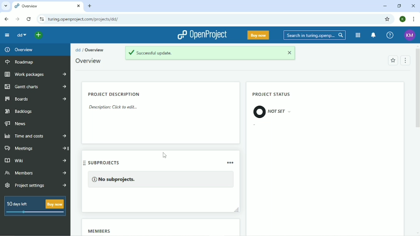 The height and width of the screenshot is (236, 420). I want to click on No subprojects, so click(162, 179).